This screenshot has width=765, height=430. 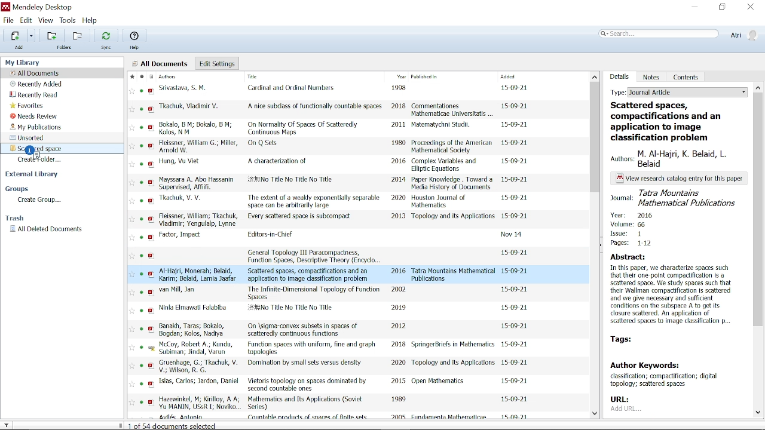 I want to click on Folder "Scattered space", so click(x=42, y=148).